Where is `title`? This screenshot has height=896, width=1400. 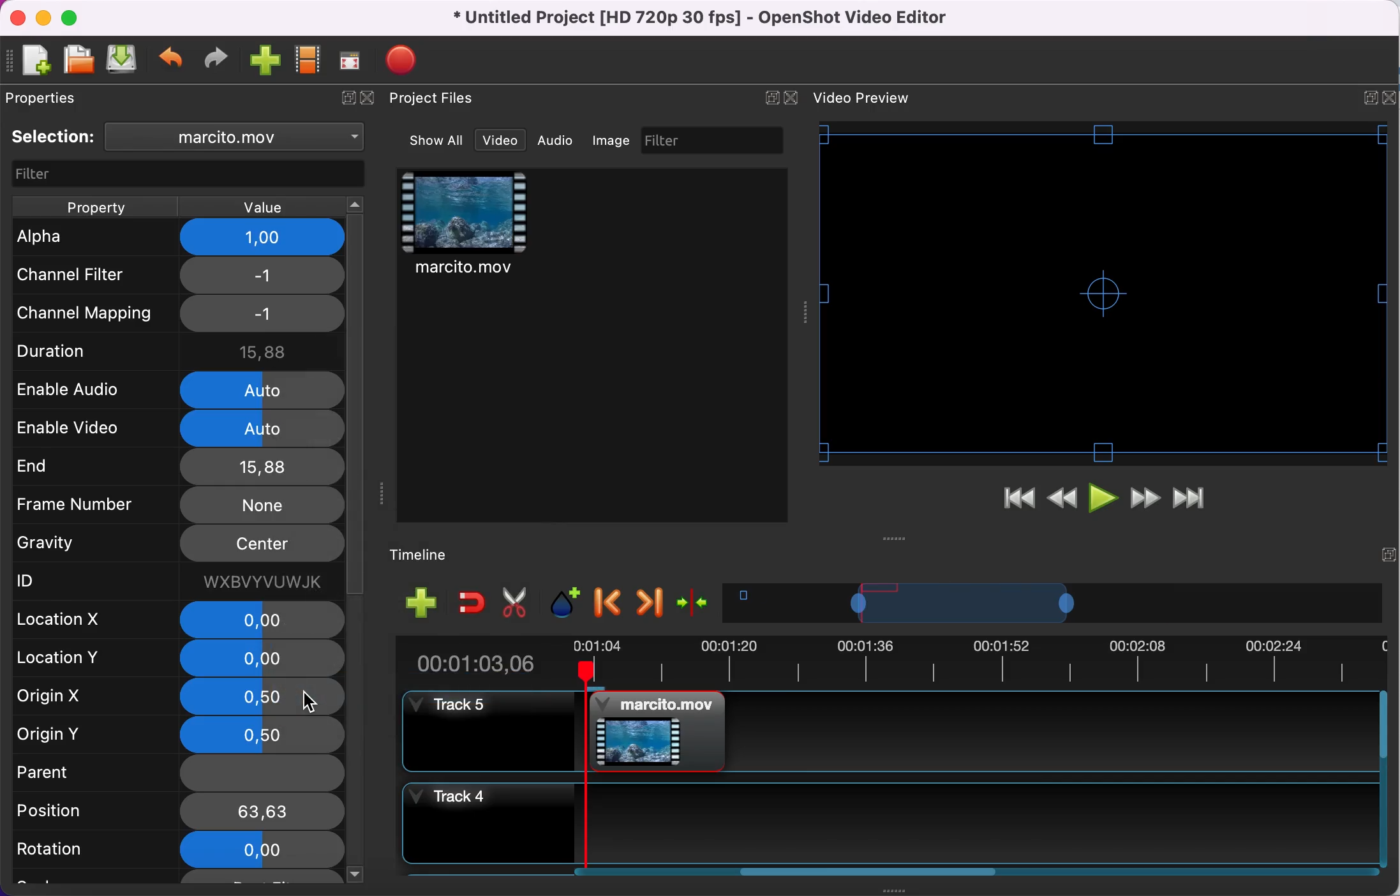
title is located at coordinates (704, 19).